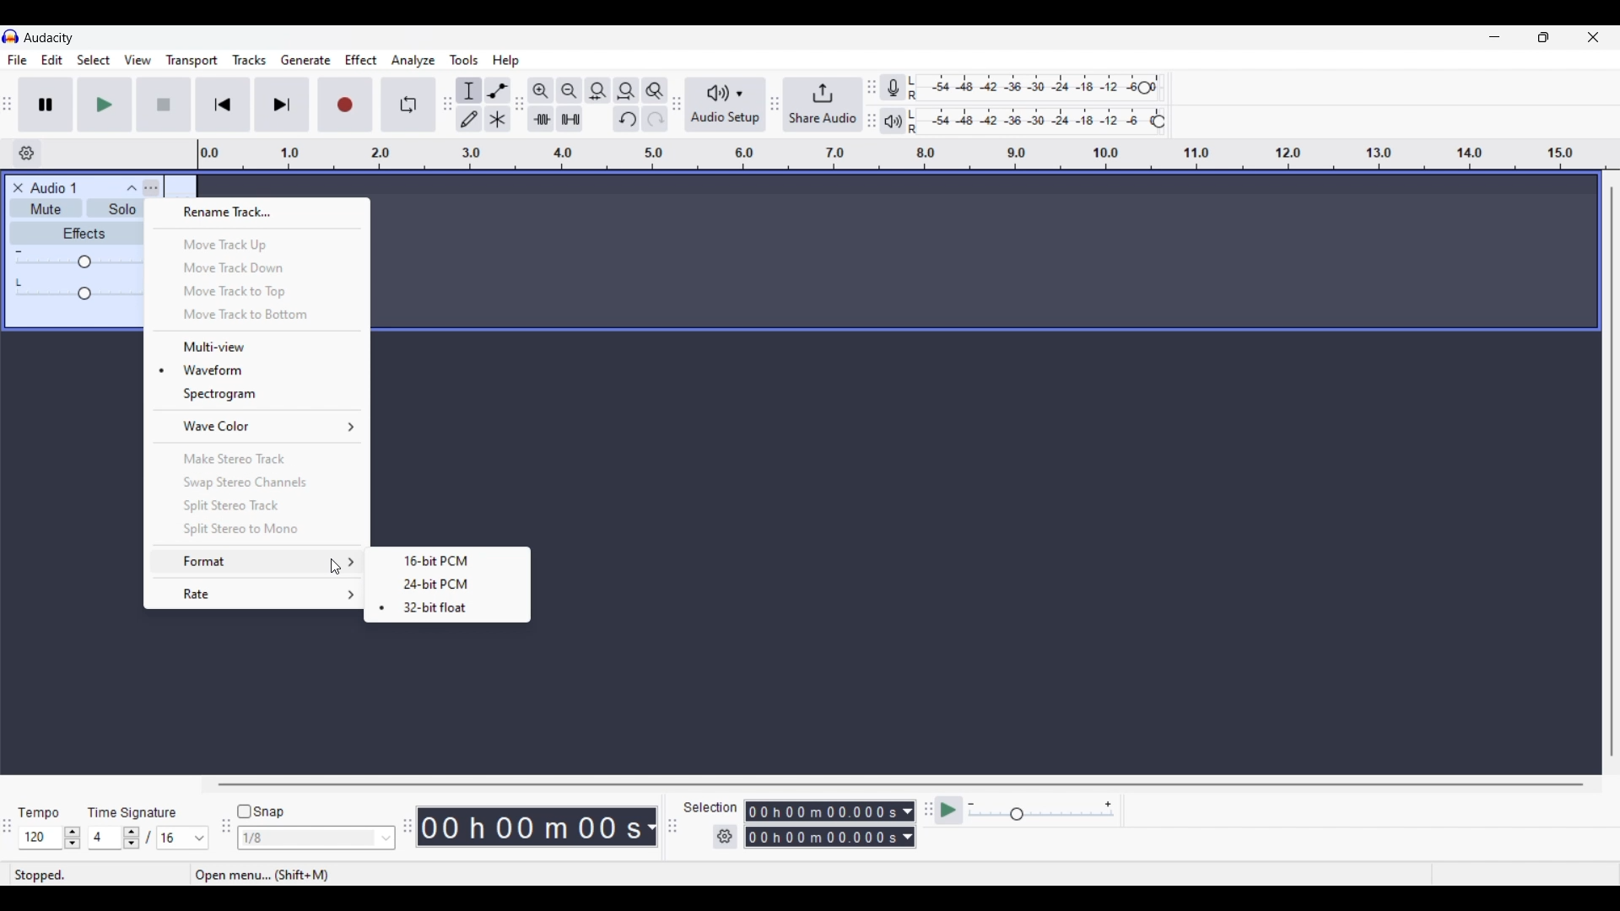  What do you see at coordinates (464, 60) in the screenshot?
I see `Tools menu` at bounding box center [464, 60].